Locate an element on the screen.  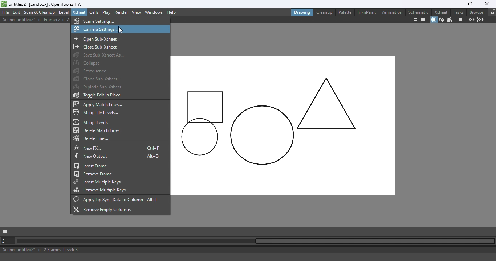
Xsheet is located at coordinates (440, 12).